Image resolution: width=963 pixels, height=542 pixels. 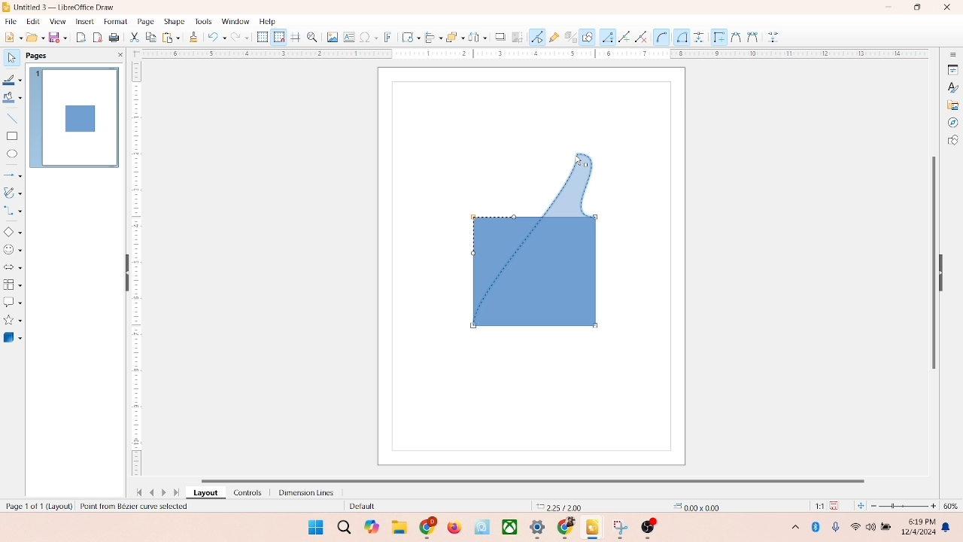 What do you see at coordinates (65, 6) in the screenshot?
I see `title` at bounding box center [65, 6].